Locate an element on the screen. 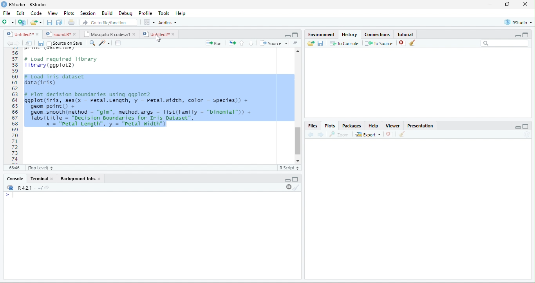  Console is located at coordinates (15, 178).